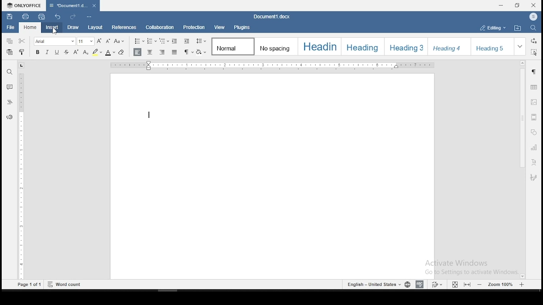 The height and width of the screenshot is (305, 543). What do you see at coordinates (495, 46) in the screenshot?
I see `heading option` at bounding box center [495, 46].